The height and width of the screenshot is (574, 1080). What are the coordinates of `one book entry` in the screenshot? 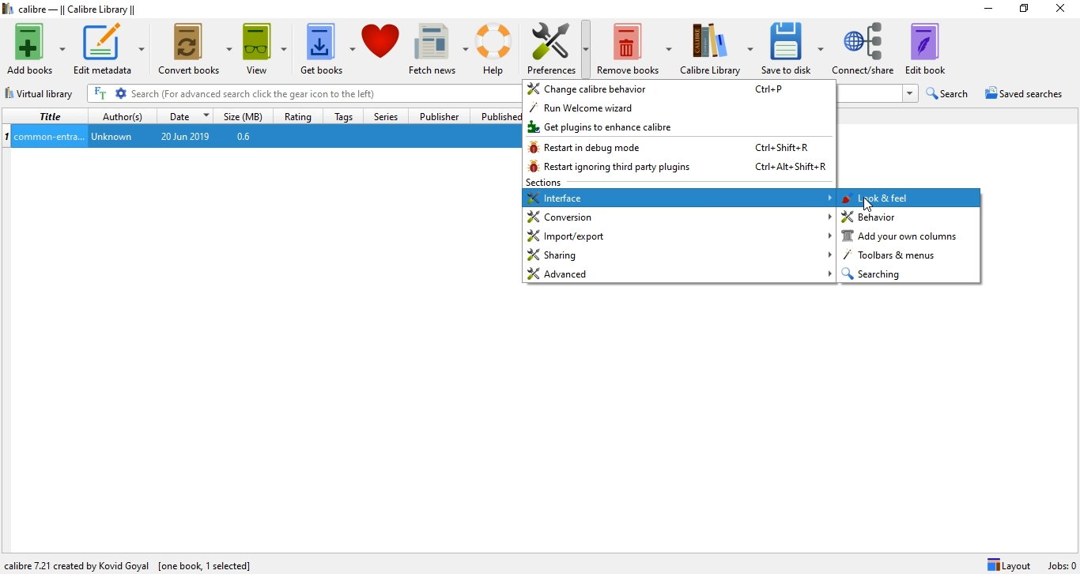 It's located at (261, 137).